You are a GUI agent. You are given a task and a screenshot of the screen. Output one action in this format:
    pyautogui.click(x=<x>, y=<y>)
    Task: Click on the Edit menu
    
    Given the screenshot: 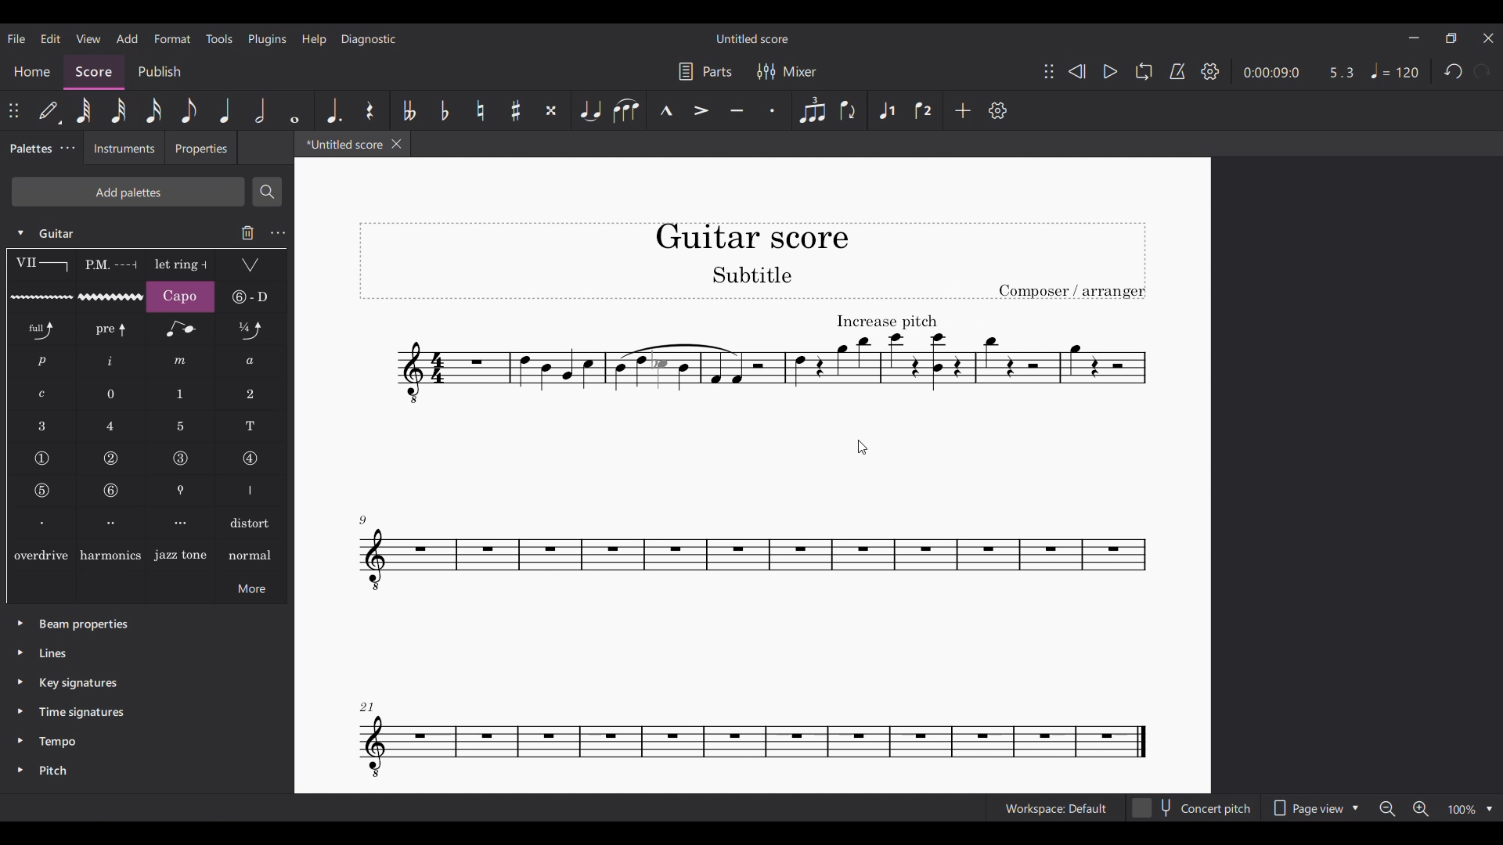 What is the action you would take?
    pyautogui.click(x=51, y=39)
    